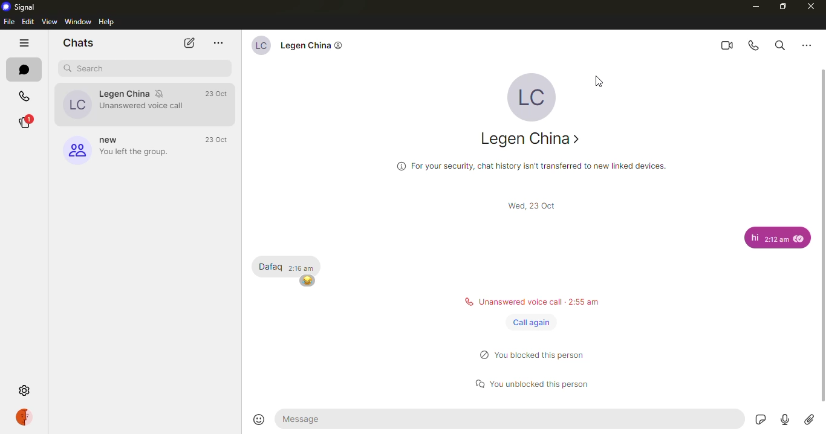  I want to click on profile, so click(28, 416).